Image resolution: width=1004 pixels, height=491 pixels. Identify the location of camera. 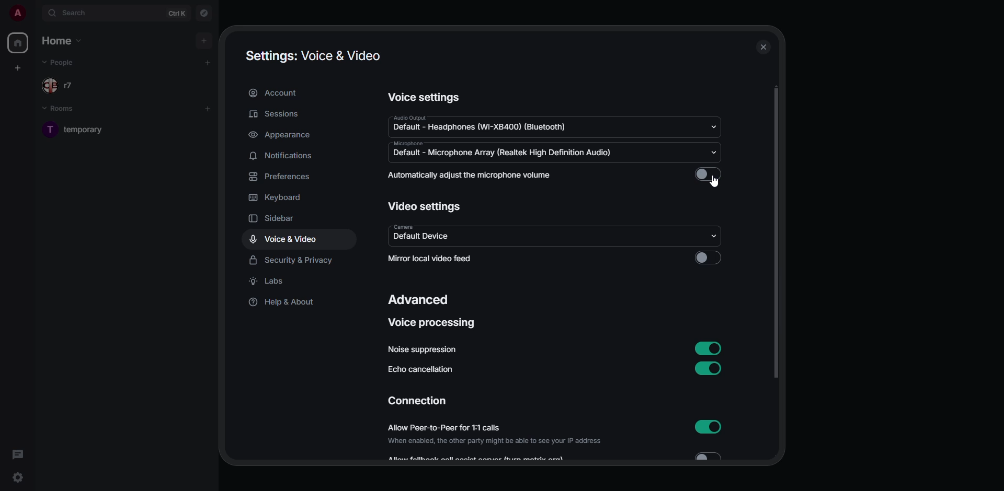
(406, 228).